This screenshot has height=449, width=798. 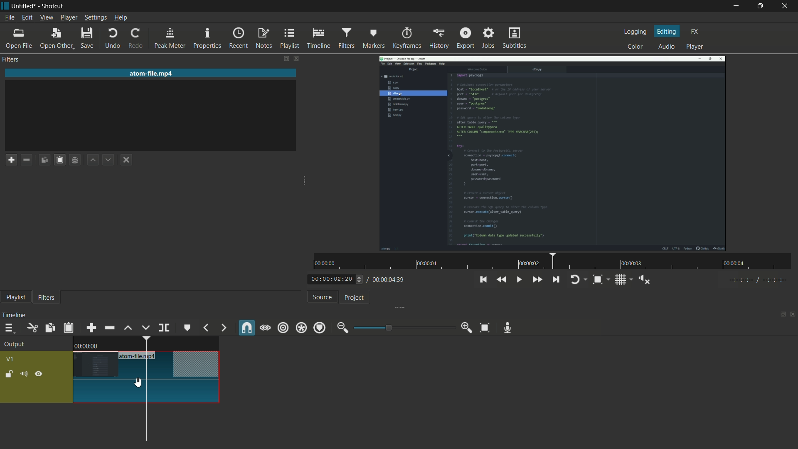 What do you see at coordinates (10, 375) in the screenshot?
I see `lock` at bounding box center [10, 375].